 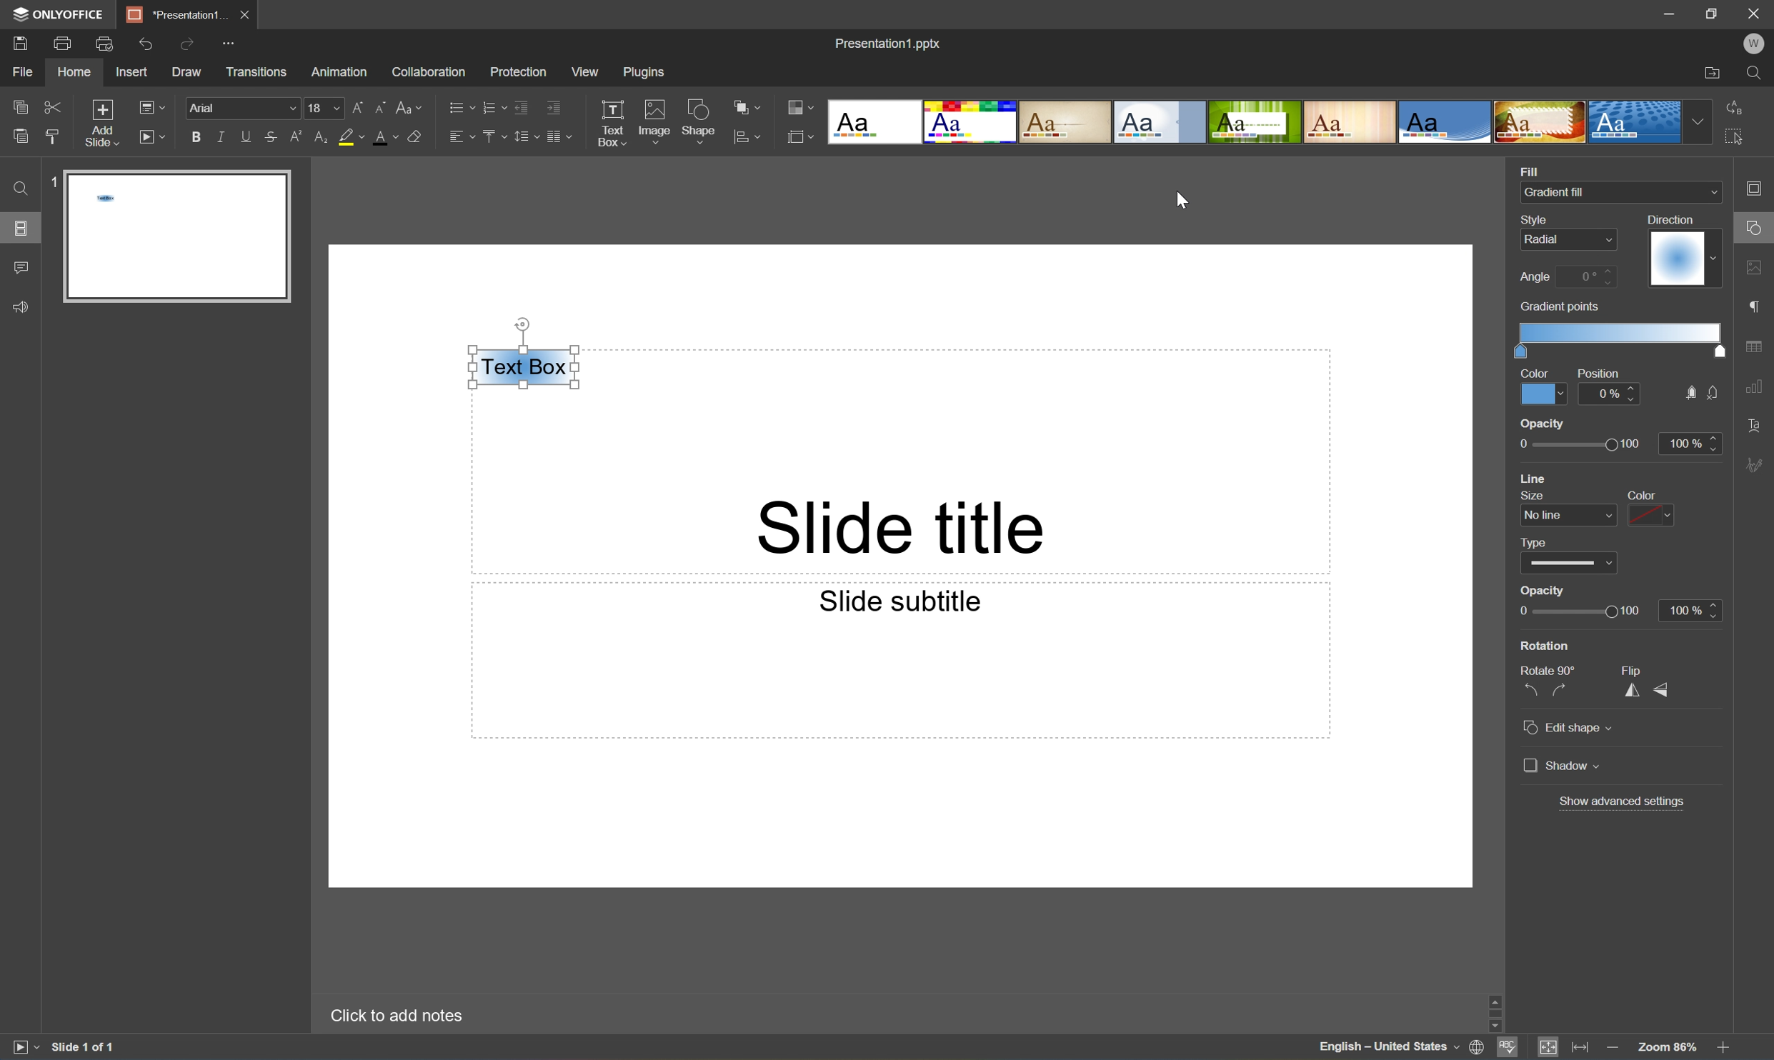 What do you see at coordinates (102, 45) in the screenshot?
I see `Quick print` at bounding box center [102, 45].